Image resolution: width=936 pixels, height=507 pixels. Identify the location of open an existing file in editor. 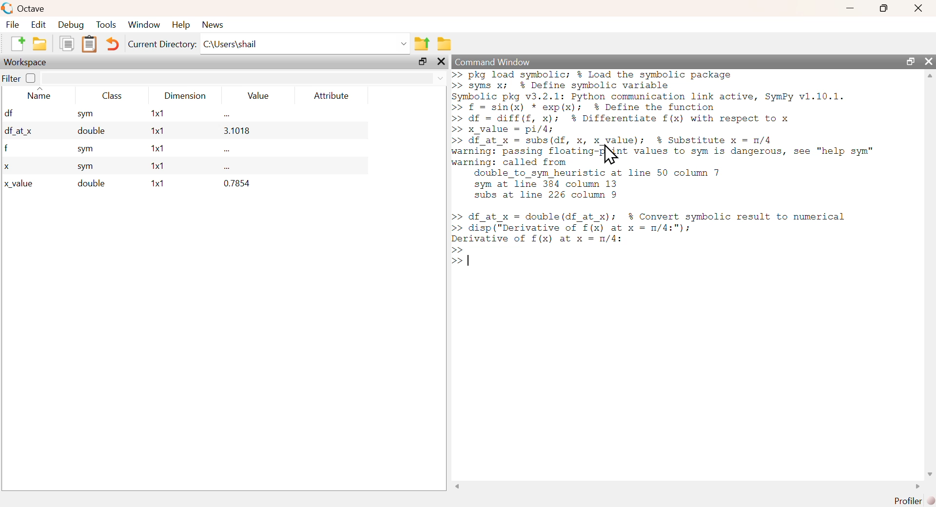
(40, 43).